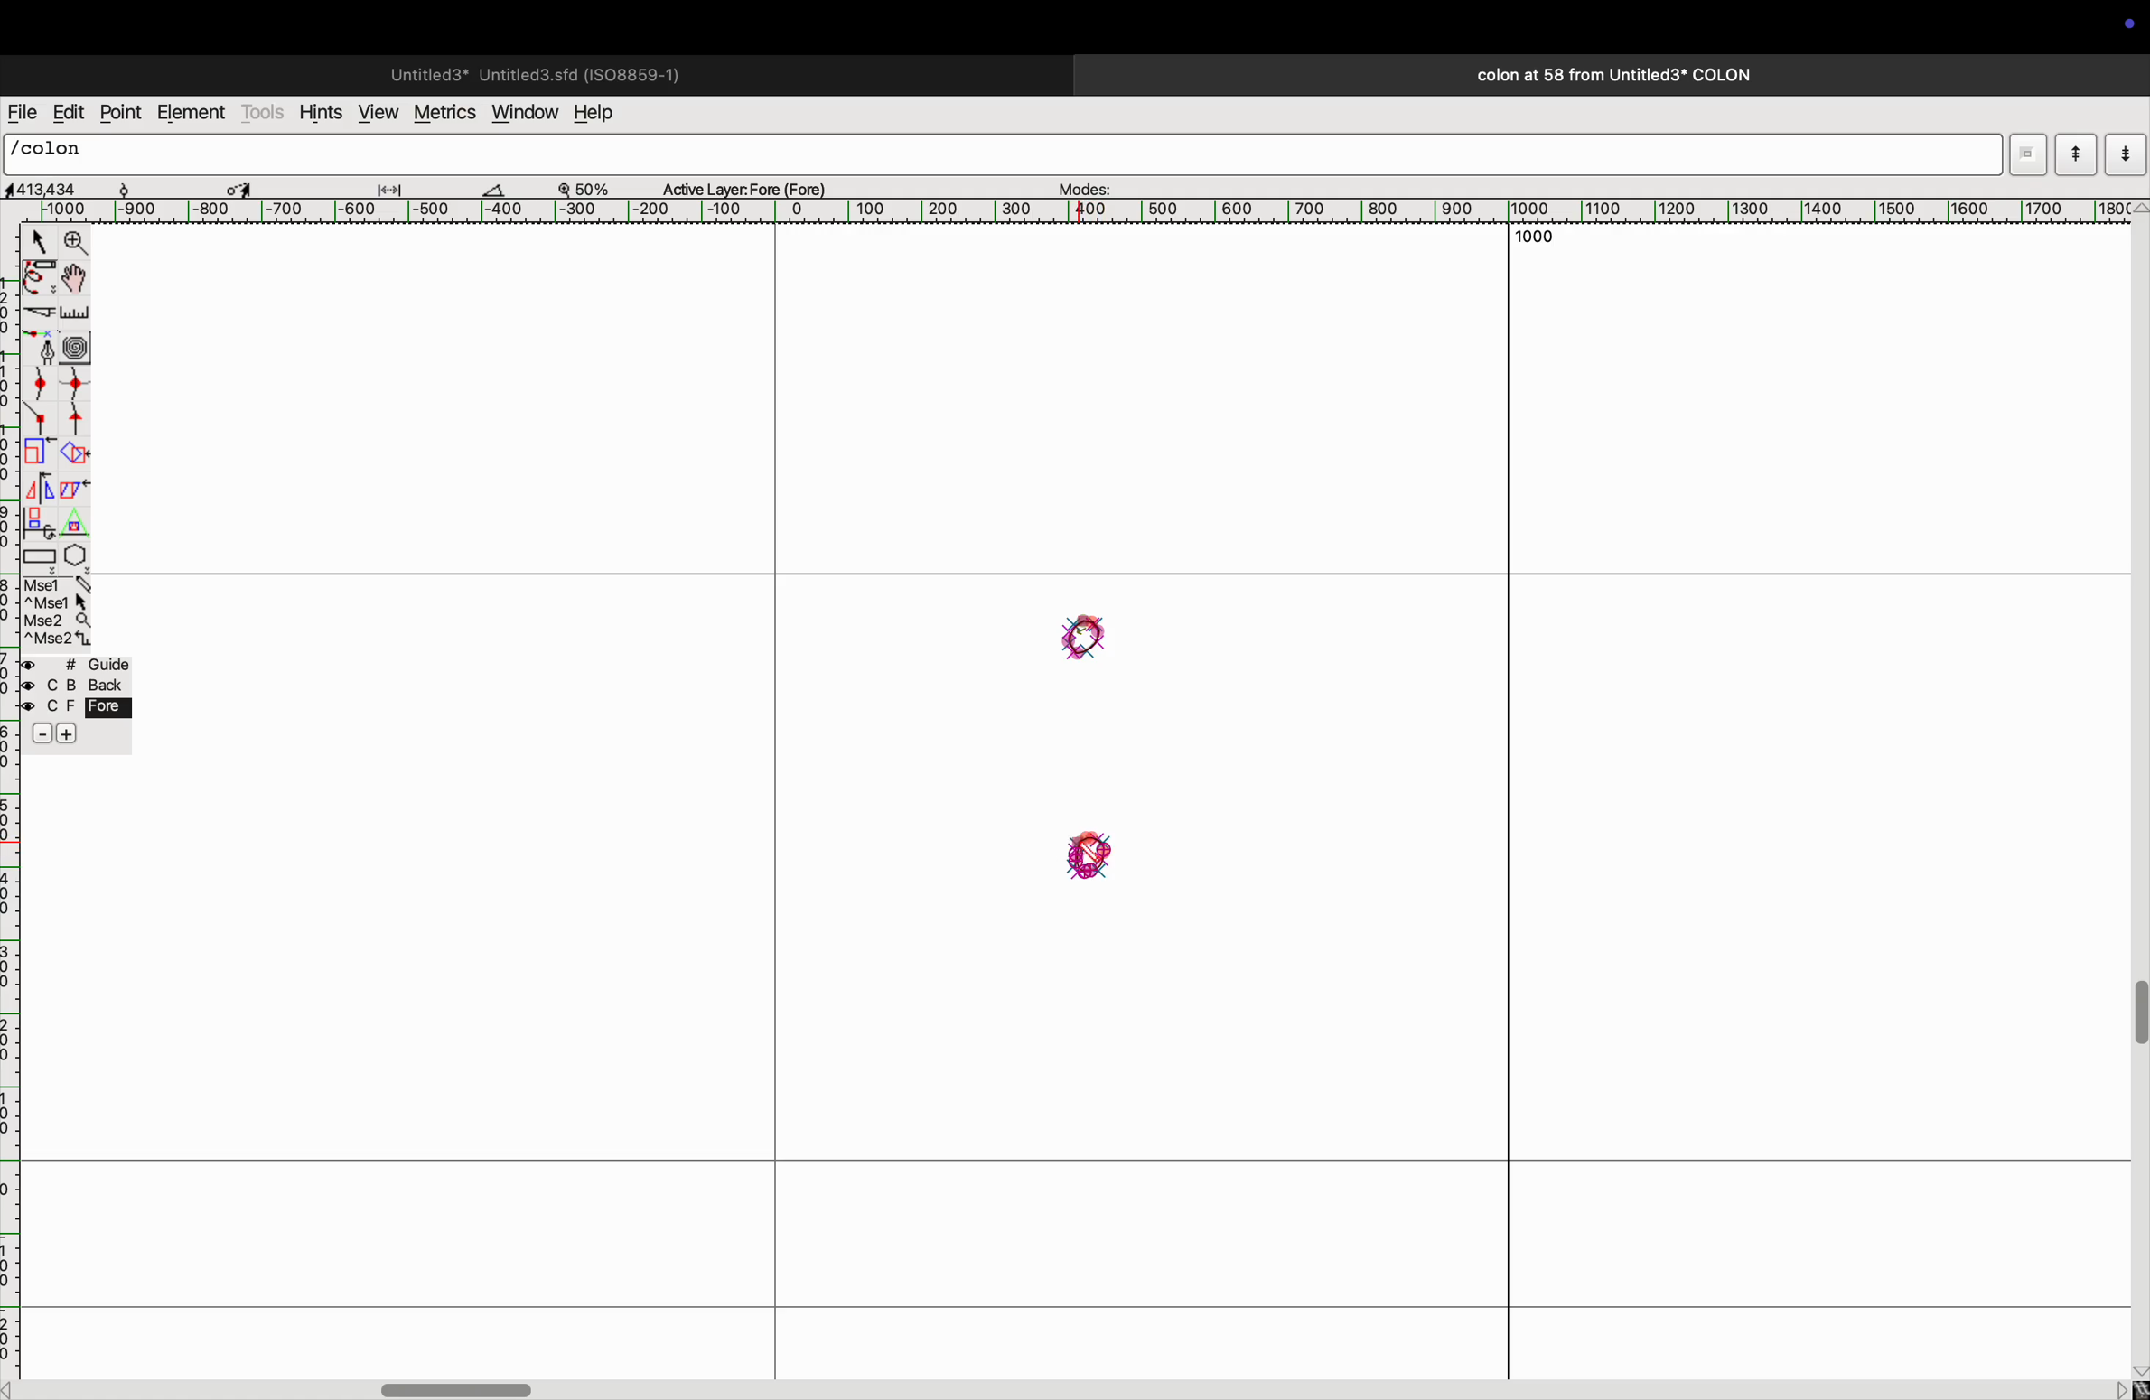  Describe the element at coordinates (504, 189) in the screenshot. I see `cut` at that location.